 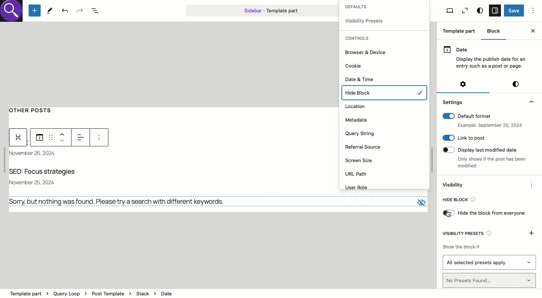 I want to click on Template part, so click(x=262, y=10).